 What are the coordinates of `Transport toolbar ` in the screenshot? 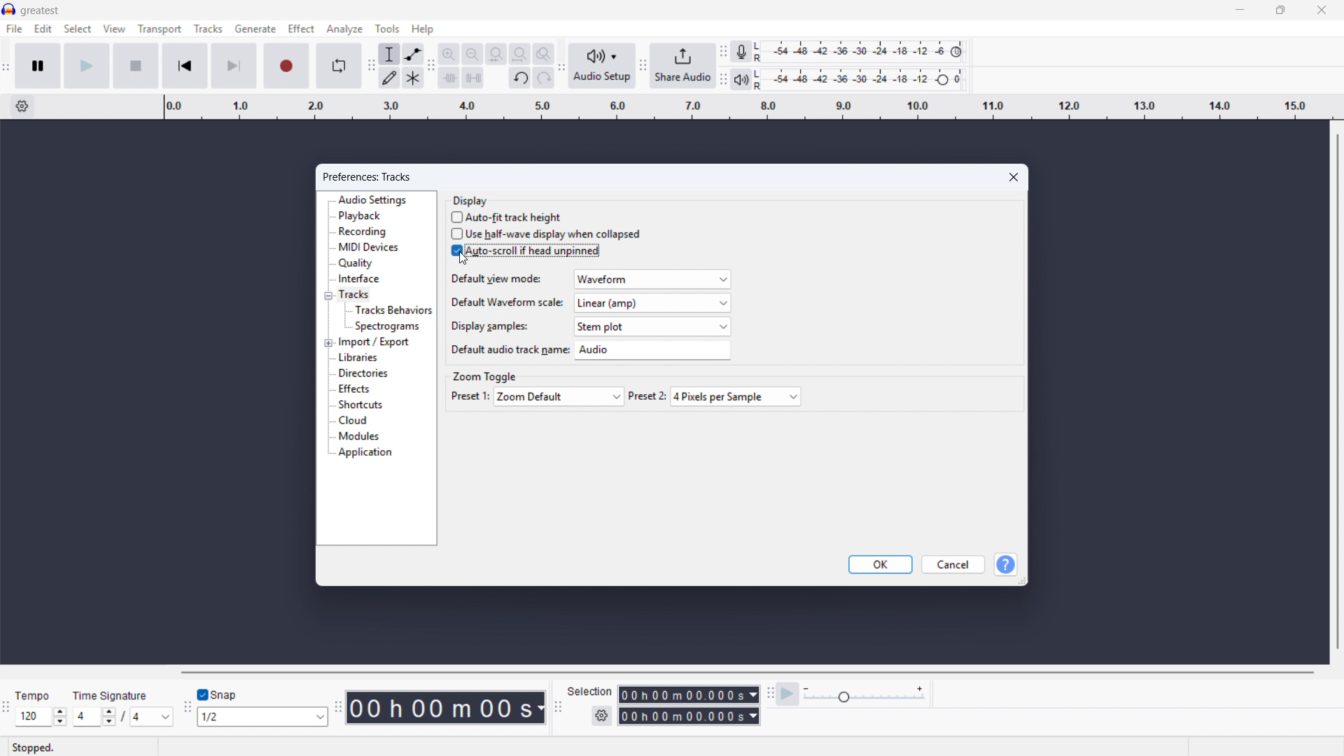 It's located at (6, 68).